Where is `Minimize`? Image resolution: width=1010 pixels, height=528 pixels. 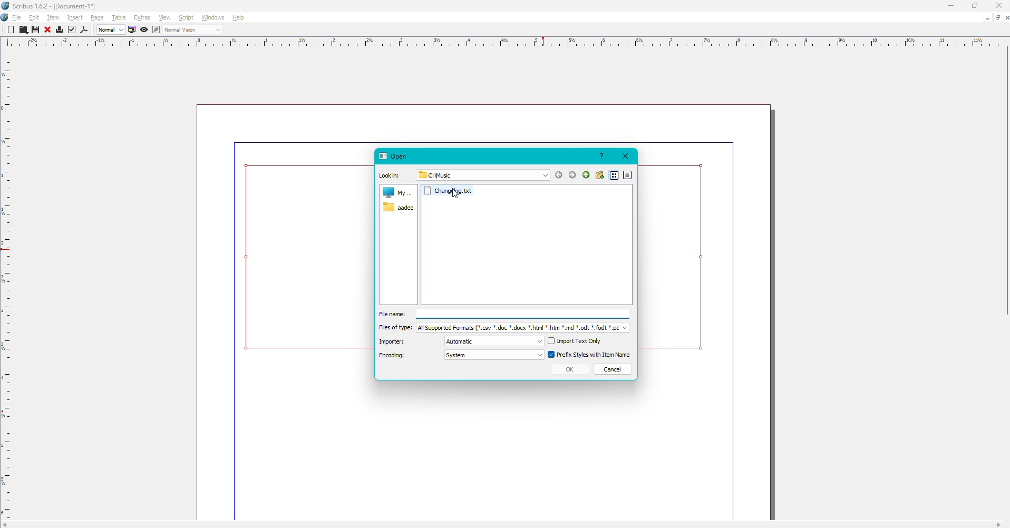 Minimize is located at coordinates (948, 6).